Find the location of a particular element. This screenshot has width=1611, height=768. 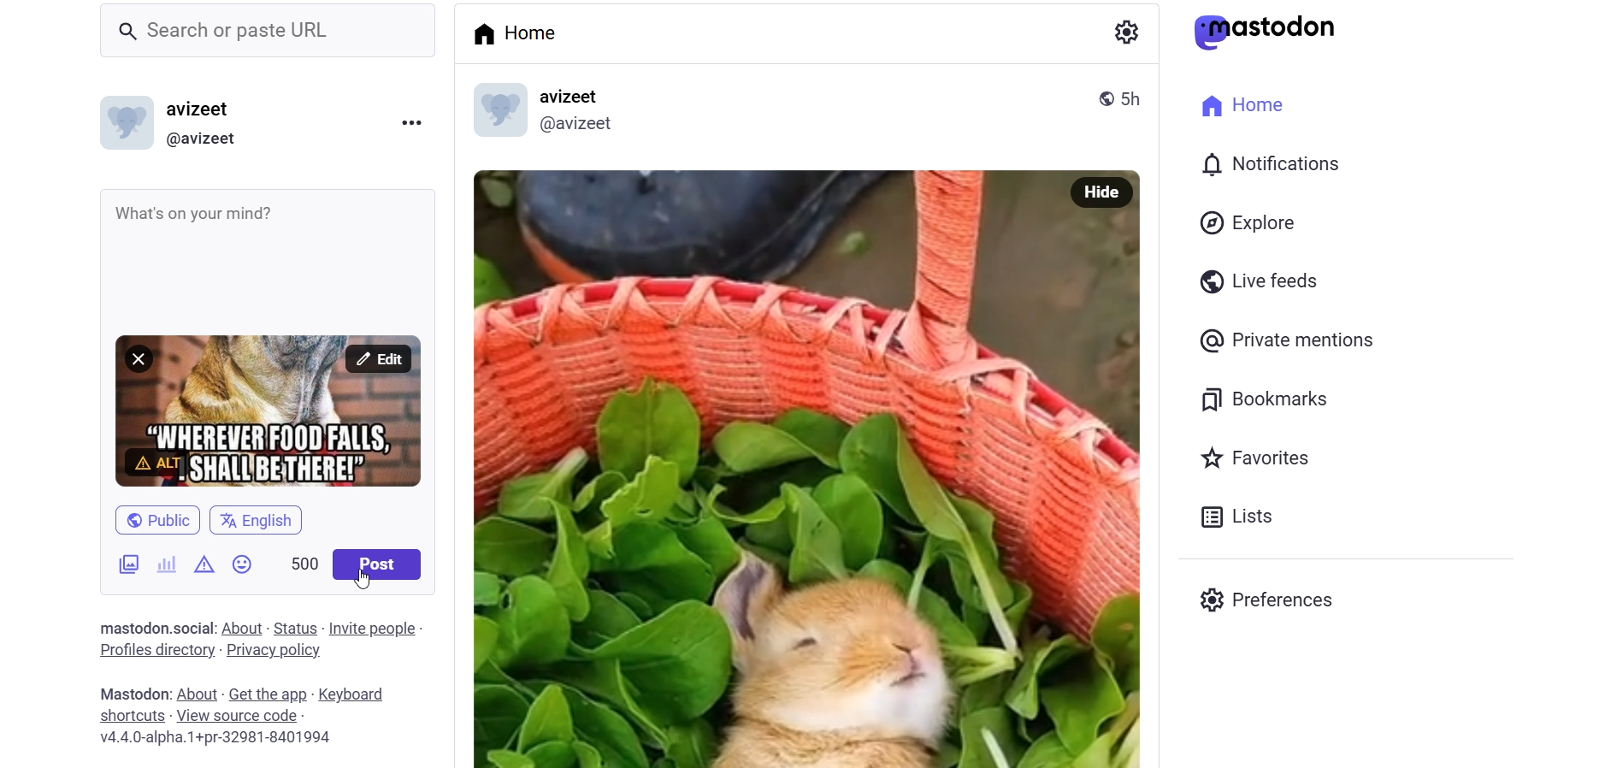

hide is located at coordinates (1107, 191).